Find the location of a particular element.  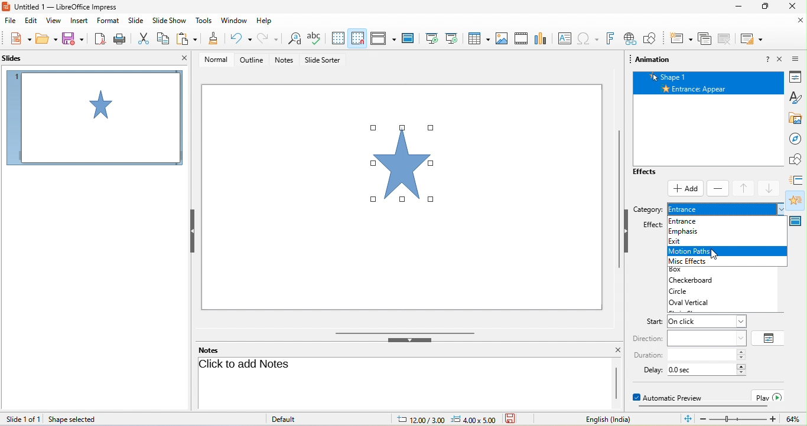

hide is located at coordinates (194, 231).